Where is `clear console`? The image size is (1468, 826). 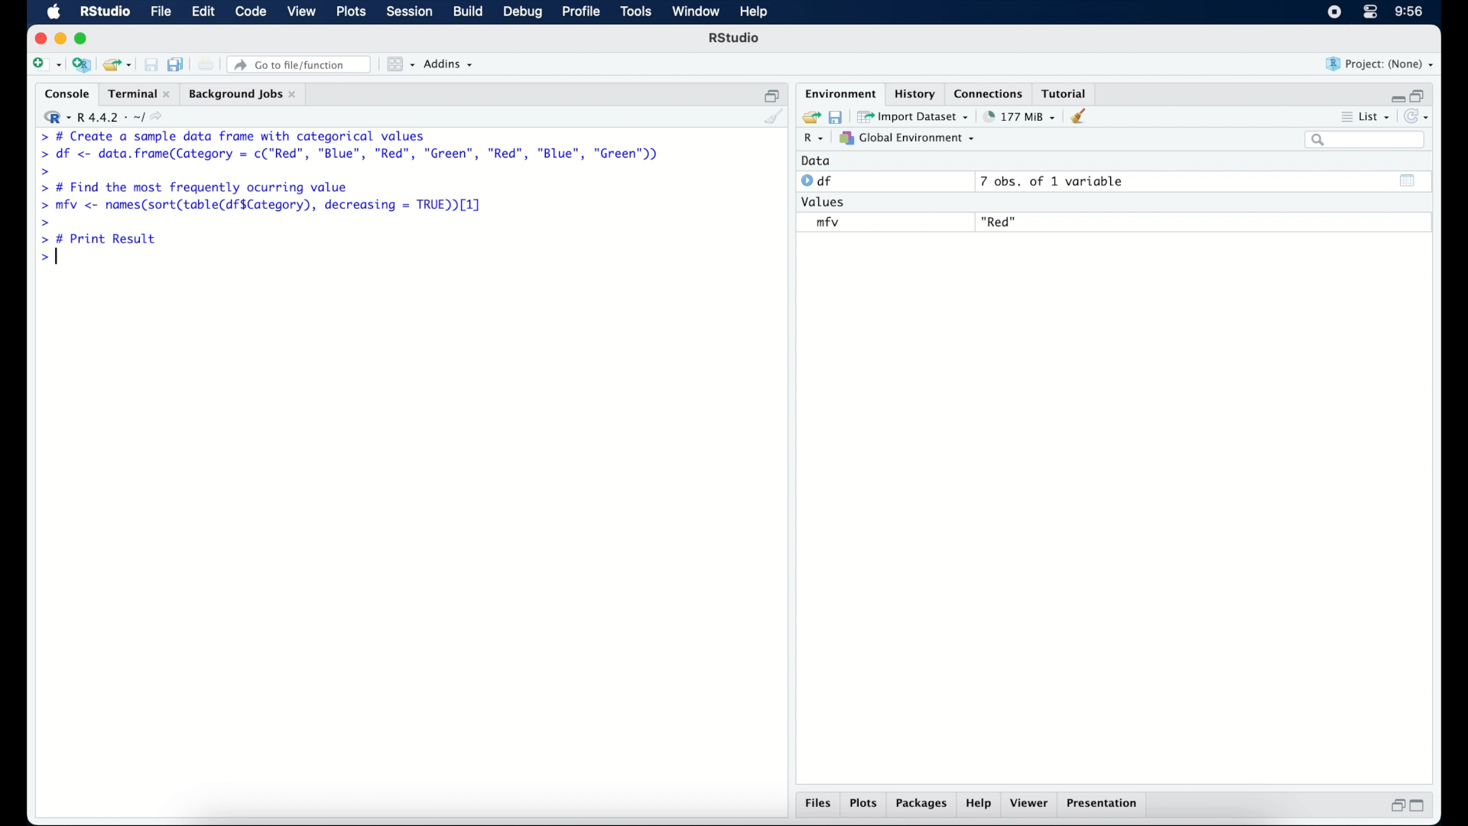
clear console is located at coordinates (775, 117).